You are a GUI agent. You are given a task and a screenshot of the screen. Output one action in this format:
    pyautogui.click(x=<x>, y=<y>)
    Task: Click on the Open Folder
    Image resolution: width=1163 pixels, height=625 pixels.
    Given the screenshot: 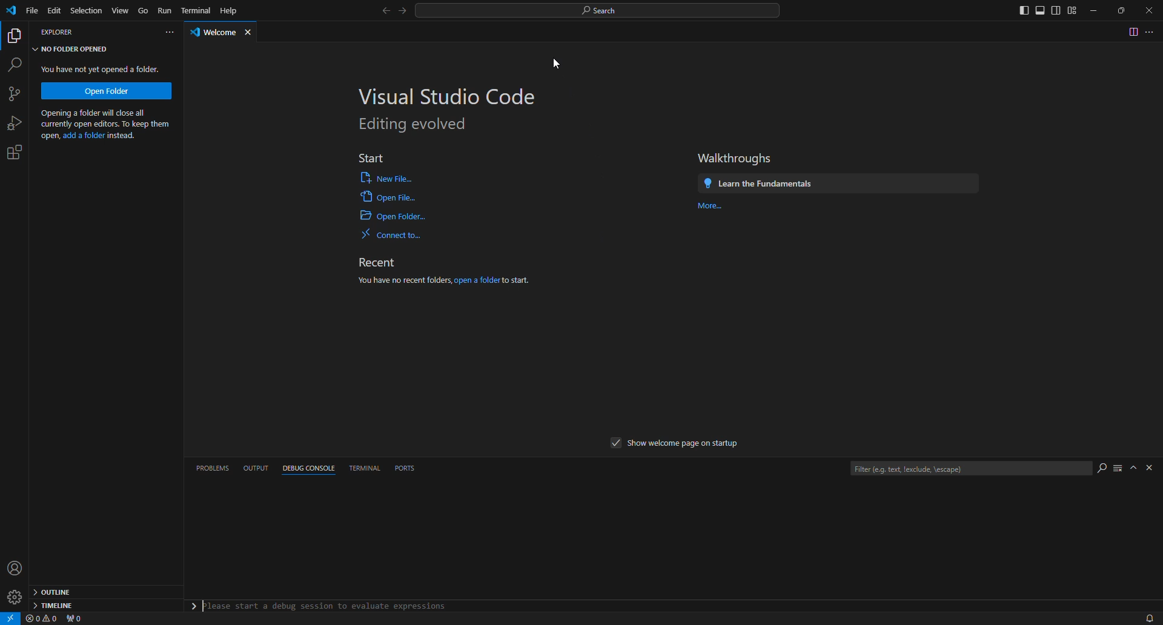 What is the action you would take?
    pyautogui.click(x=110, y=91)
    